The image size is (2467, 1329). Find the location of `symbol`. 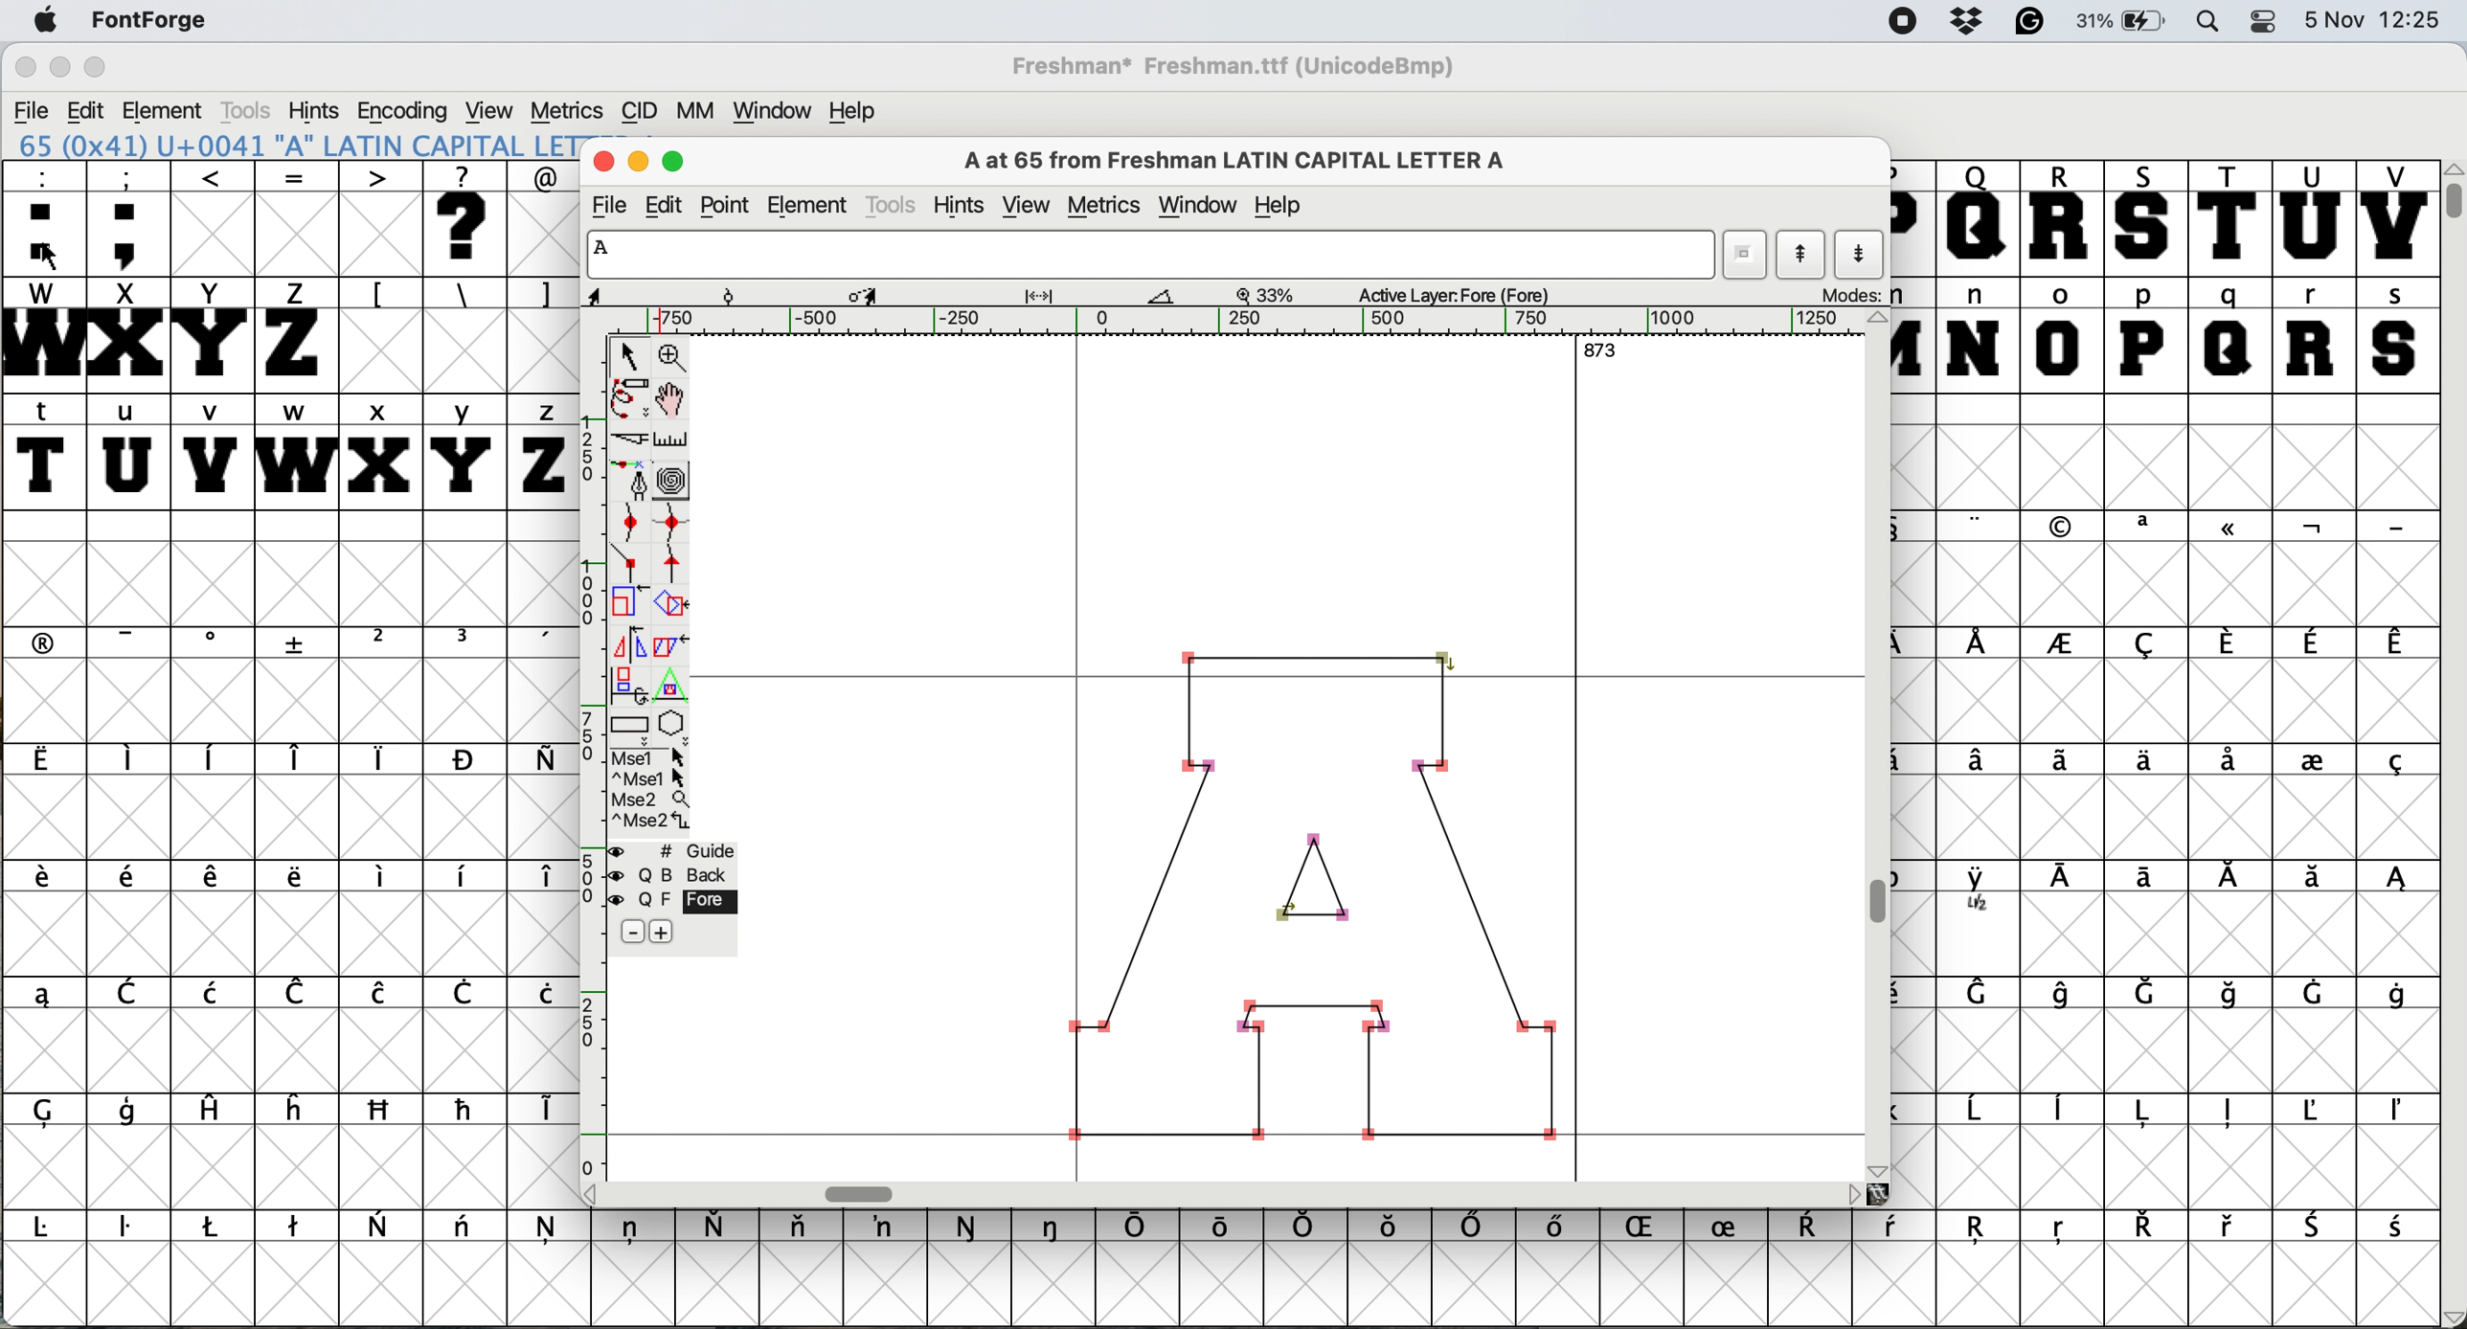

symbol is located at coordinates (215, 1227).